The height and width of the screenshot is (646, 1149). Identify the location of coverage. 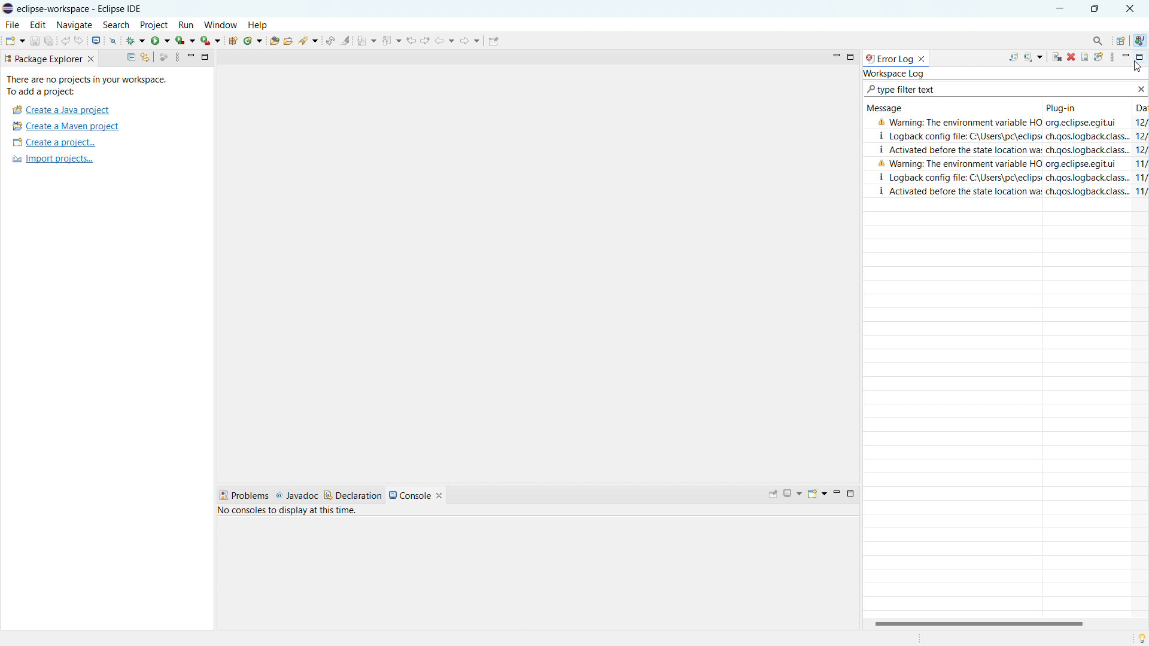
(185, 40).